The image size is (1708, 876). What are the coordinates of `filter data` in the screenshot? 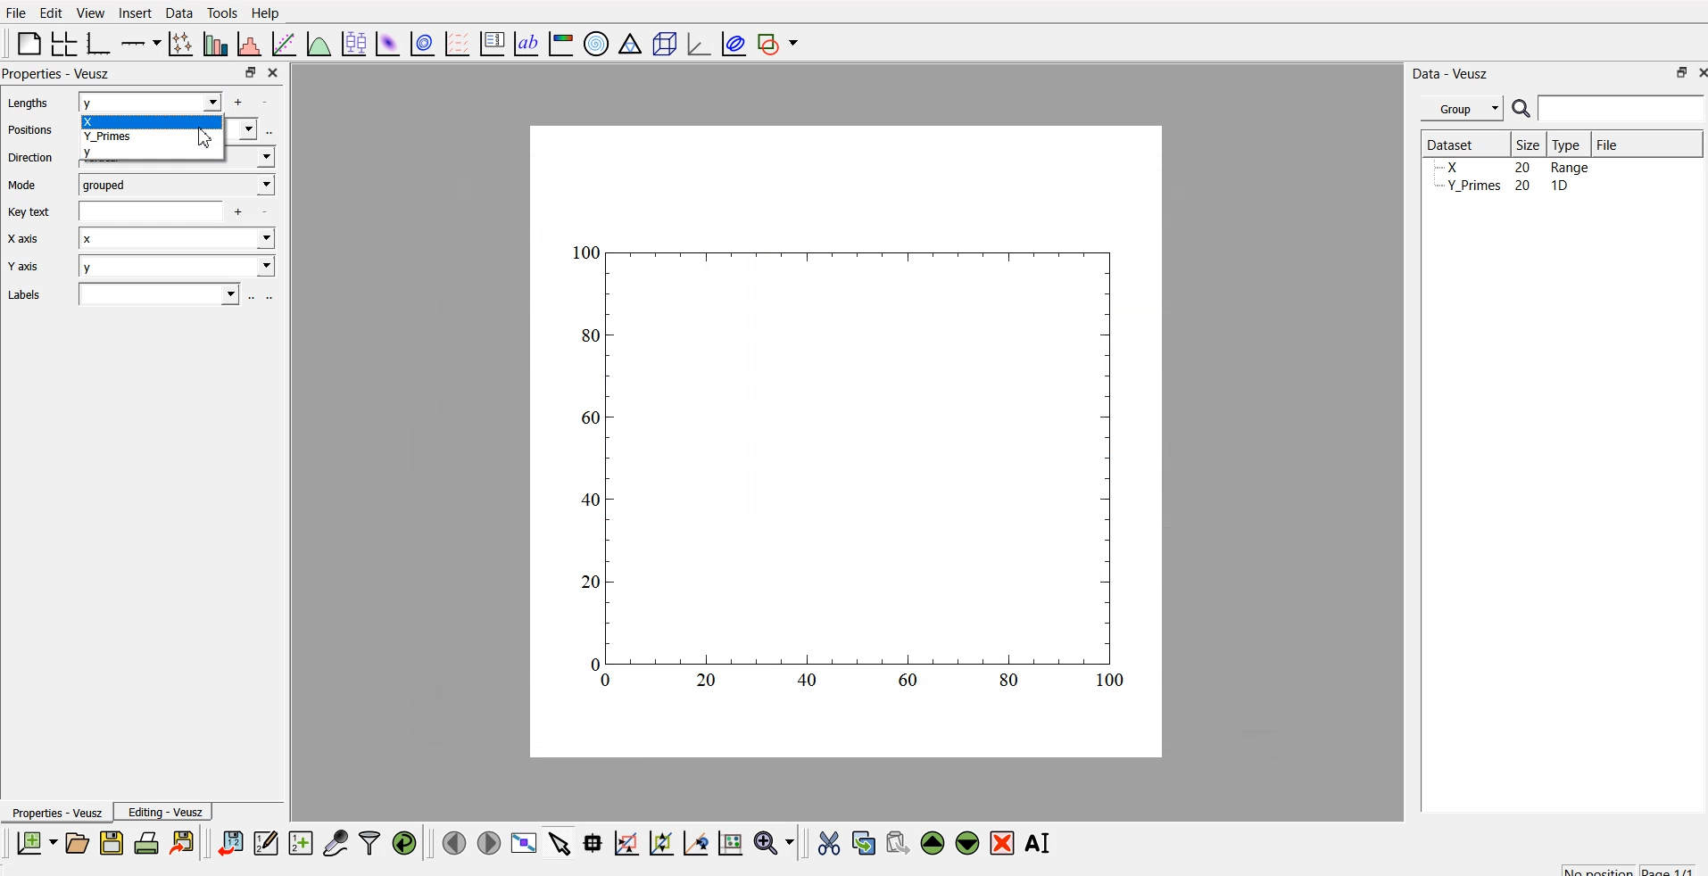 It's located at (369, 840).